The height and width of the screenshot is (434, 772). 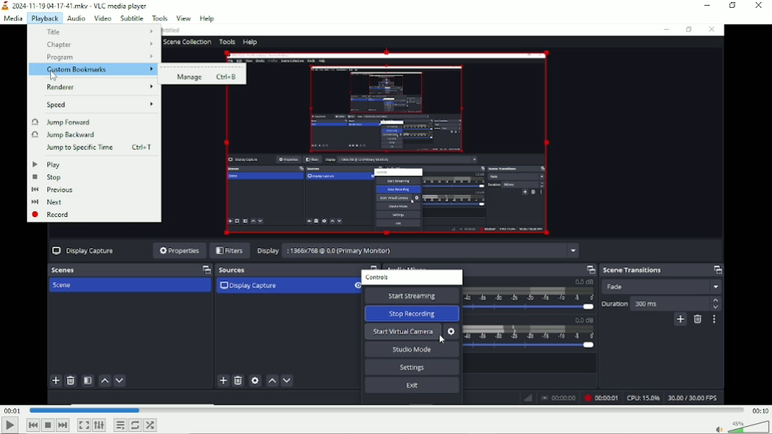 What do you see at coordinates (741, 426) in the screenshot?
I see `Volume` at bounding box center [741, 426].